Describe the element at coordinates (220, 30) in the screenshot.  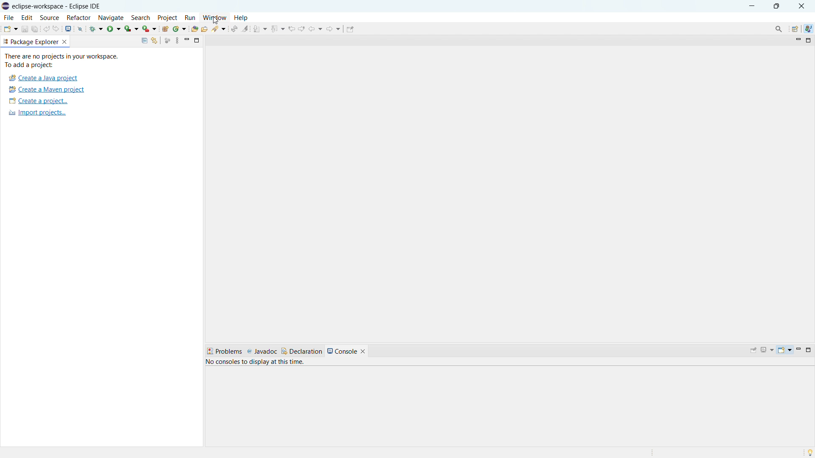
I see `search` at that location.